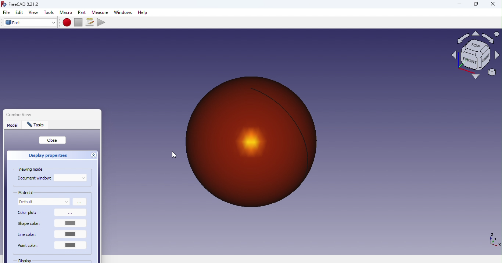 The width and height of the screenshot is (502, 263). What do you see at coordinates (476, 5) in the screenshot?
I see `Maximize` at bounding box center [476, 5].